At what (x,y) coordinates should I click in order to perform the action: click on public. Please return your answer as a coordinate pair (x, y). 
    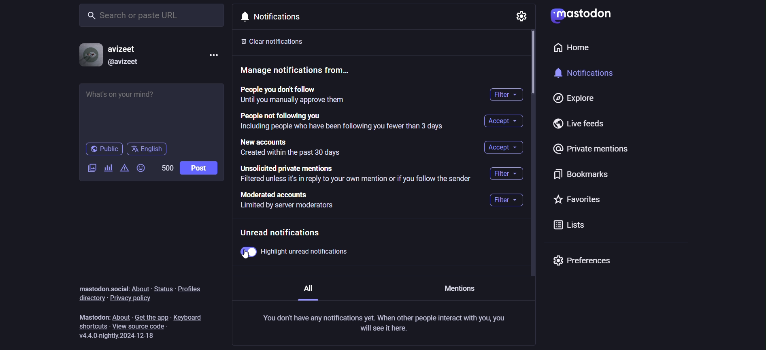
    Looking at the image, I should click on (103, 150).